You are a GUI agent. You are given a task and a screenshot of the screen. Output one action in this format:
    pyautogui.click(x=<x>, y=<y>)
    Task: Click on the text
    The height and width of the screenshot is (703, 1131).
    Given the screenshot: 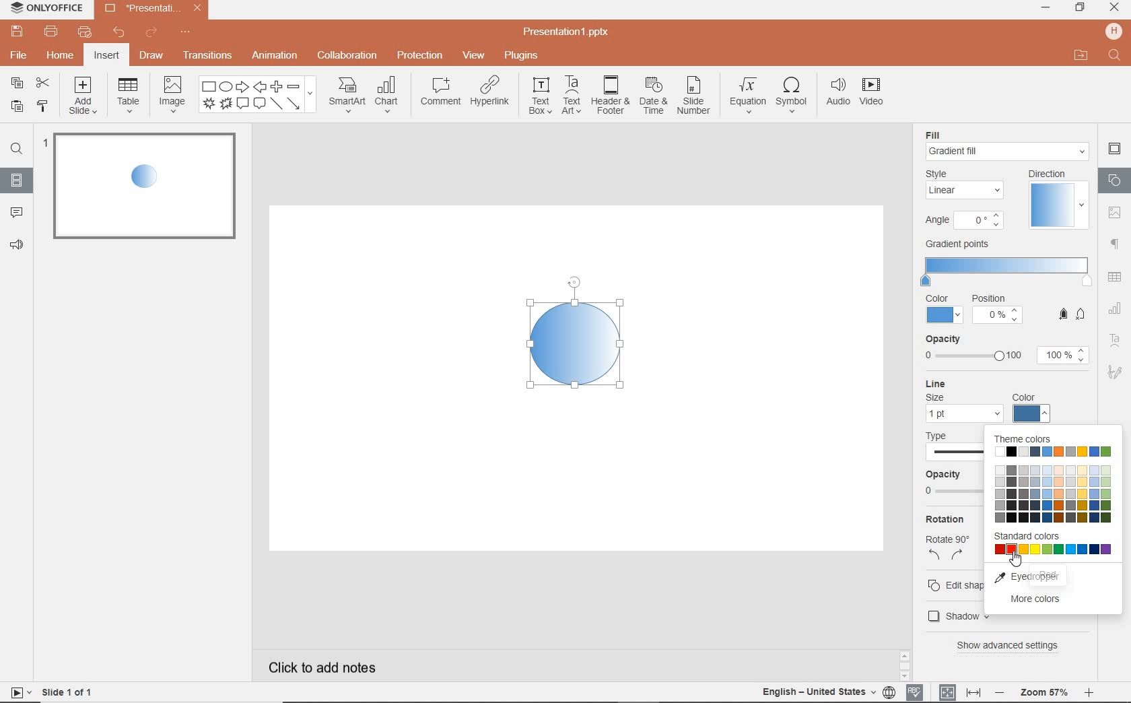 What is the action you would take?
    pyautogui.click(x=951, y=464)
    